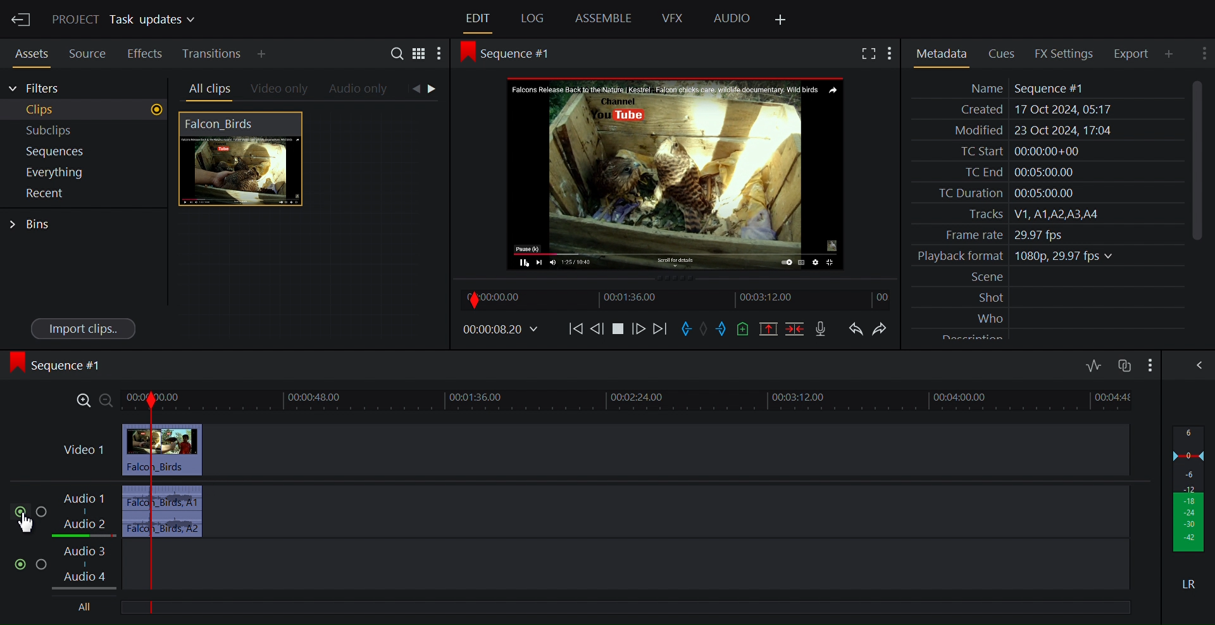 The width and height of the screenshot is (1215, 625). Describe the element at coordinates (1042, 233) in the screenshot. I see `Frame rate` at that location.